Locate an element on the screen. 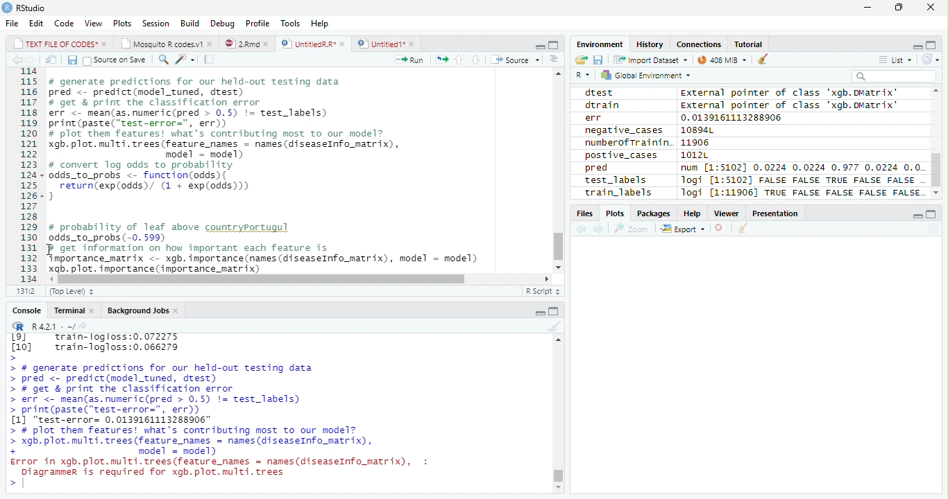  Scroll is located at coordinates (559, 413).